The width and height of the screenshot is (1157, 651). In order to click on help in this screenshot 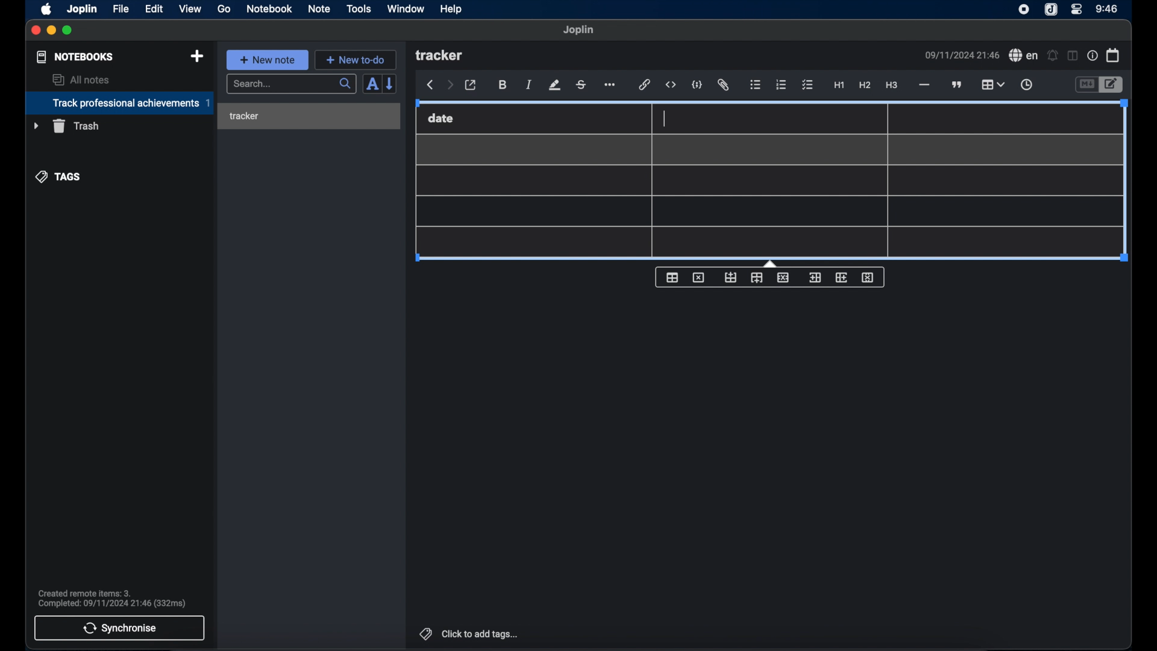, I will do `click(450, 10)`.